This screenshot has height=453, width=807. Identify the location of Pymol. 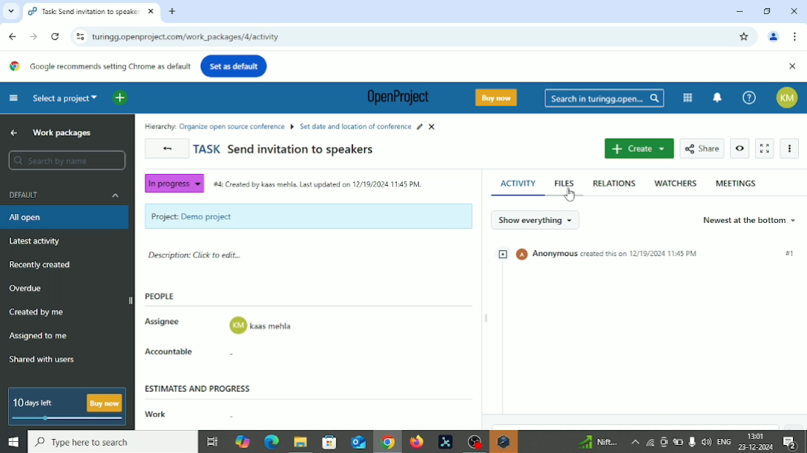
(446, 443).